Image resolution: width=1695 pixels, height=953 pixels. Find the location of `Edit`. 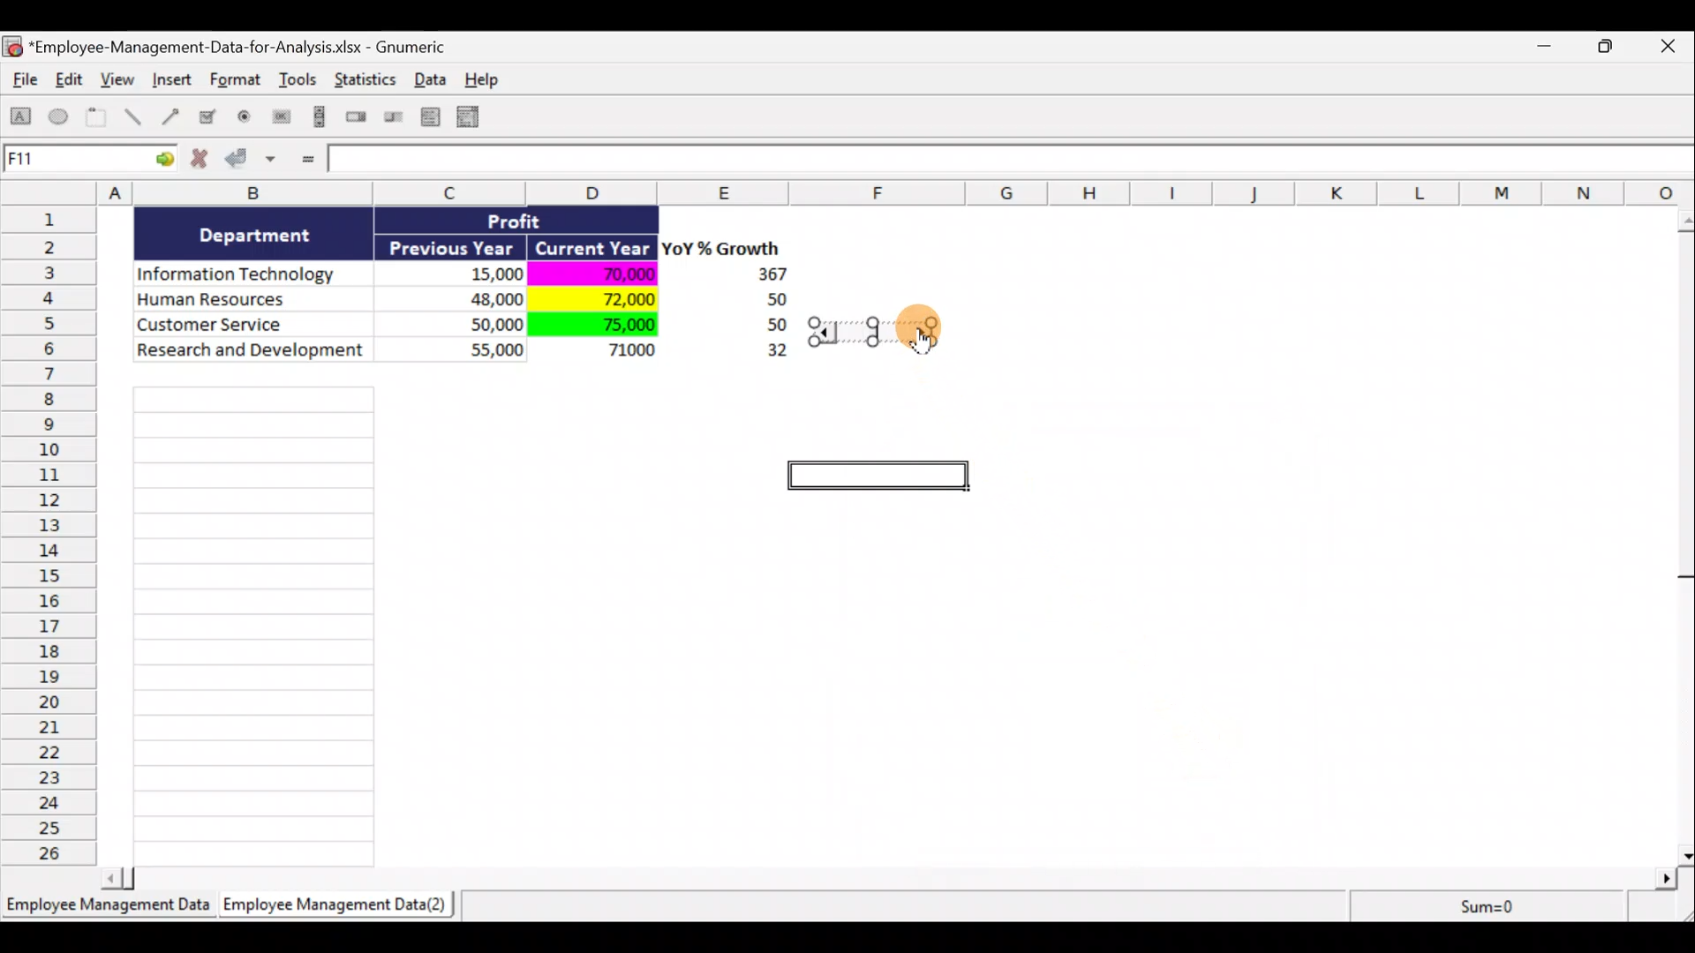

Edit is located at coordinates (71, 81).